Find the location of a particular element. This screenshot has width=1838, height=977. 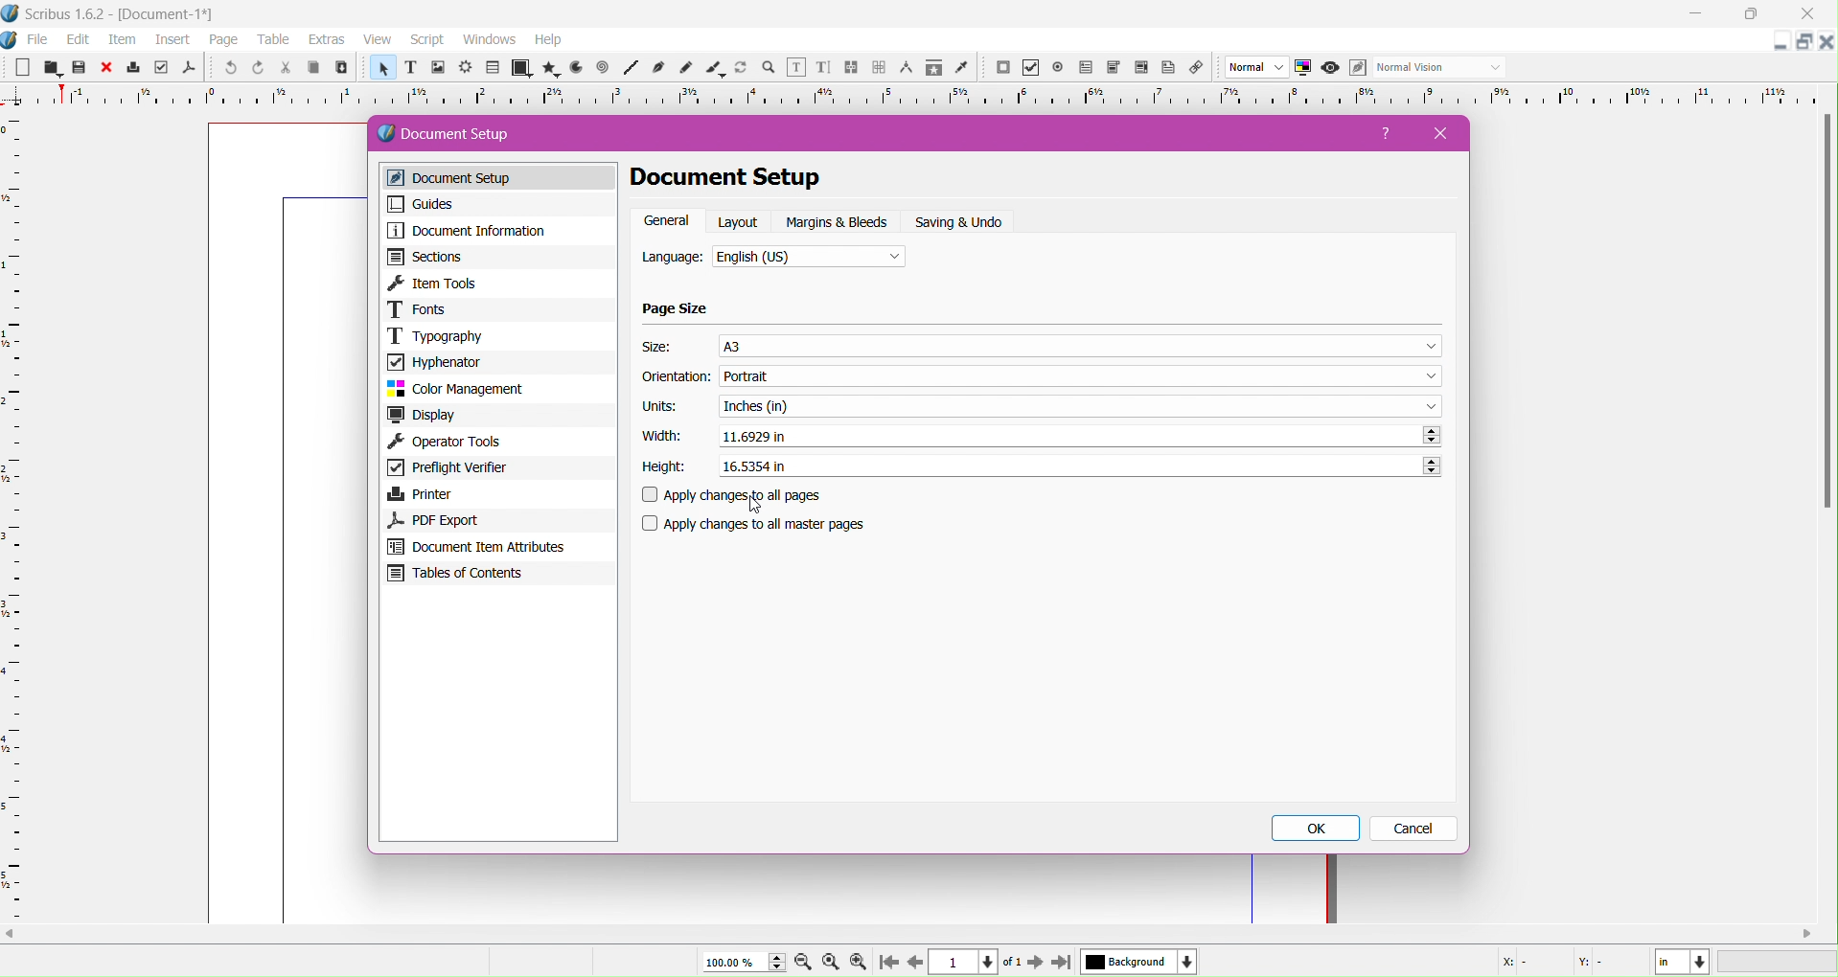

Set the Width is located at coordinates (1080, 436).